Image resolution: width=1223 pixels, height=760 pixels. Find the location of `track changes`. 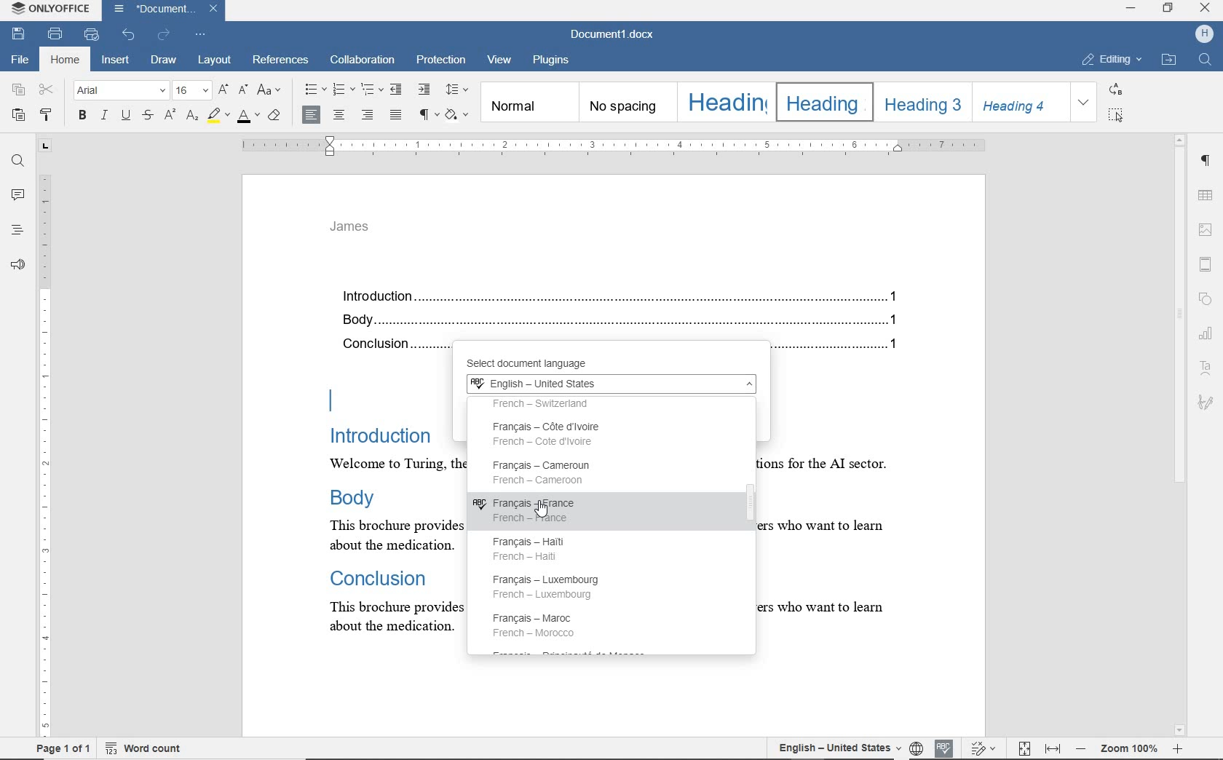

track changes is located at coordinates (984, 748).